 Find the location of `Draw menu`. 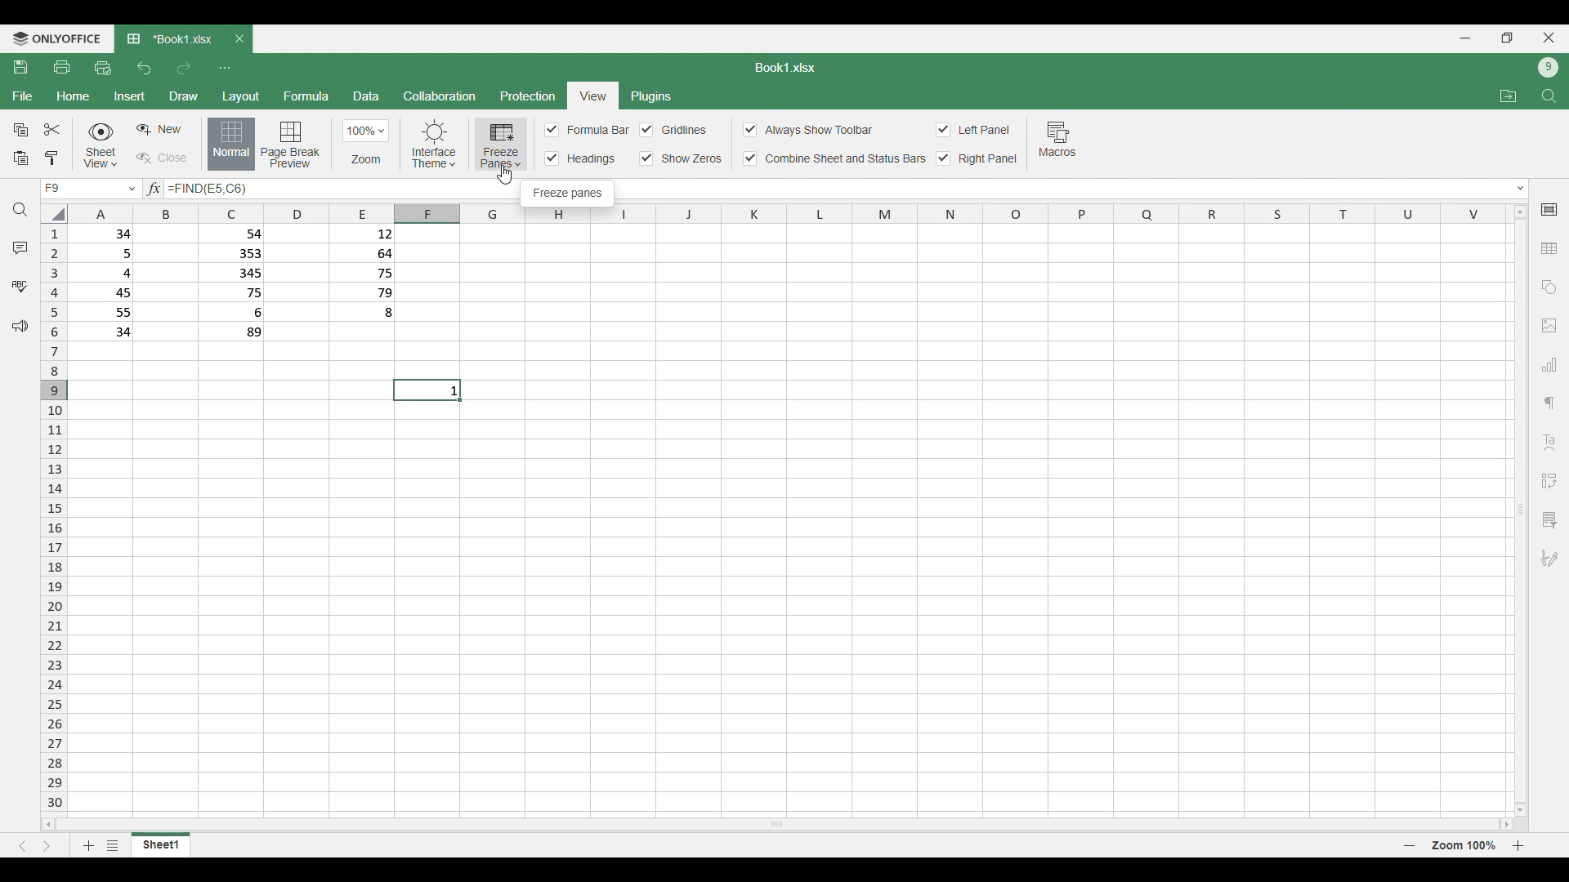

Draw menu is located at coordinates (184, 96).